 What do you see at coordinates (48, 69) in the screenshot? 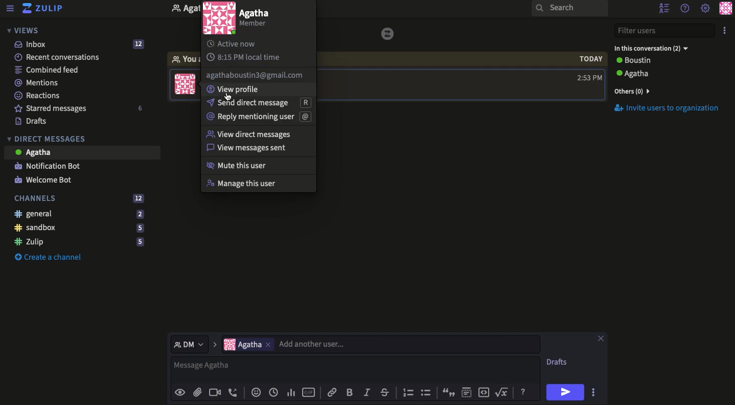
I see `Combined feed` at bounding box center [48, 69].